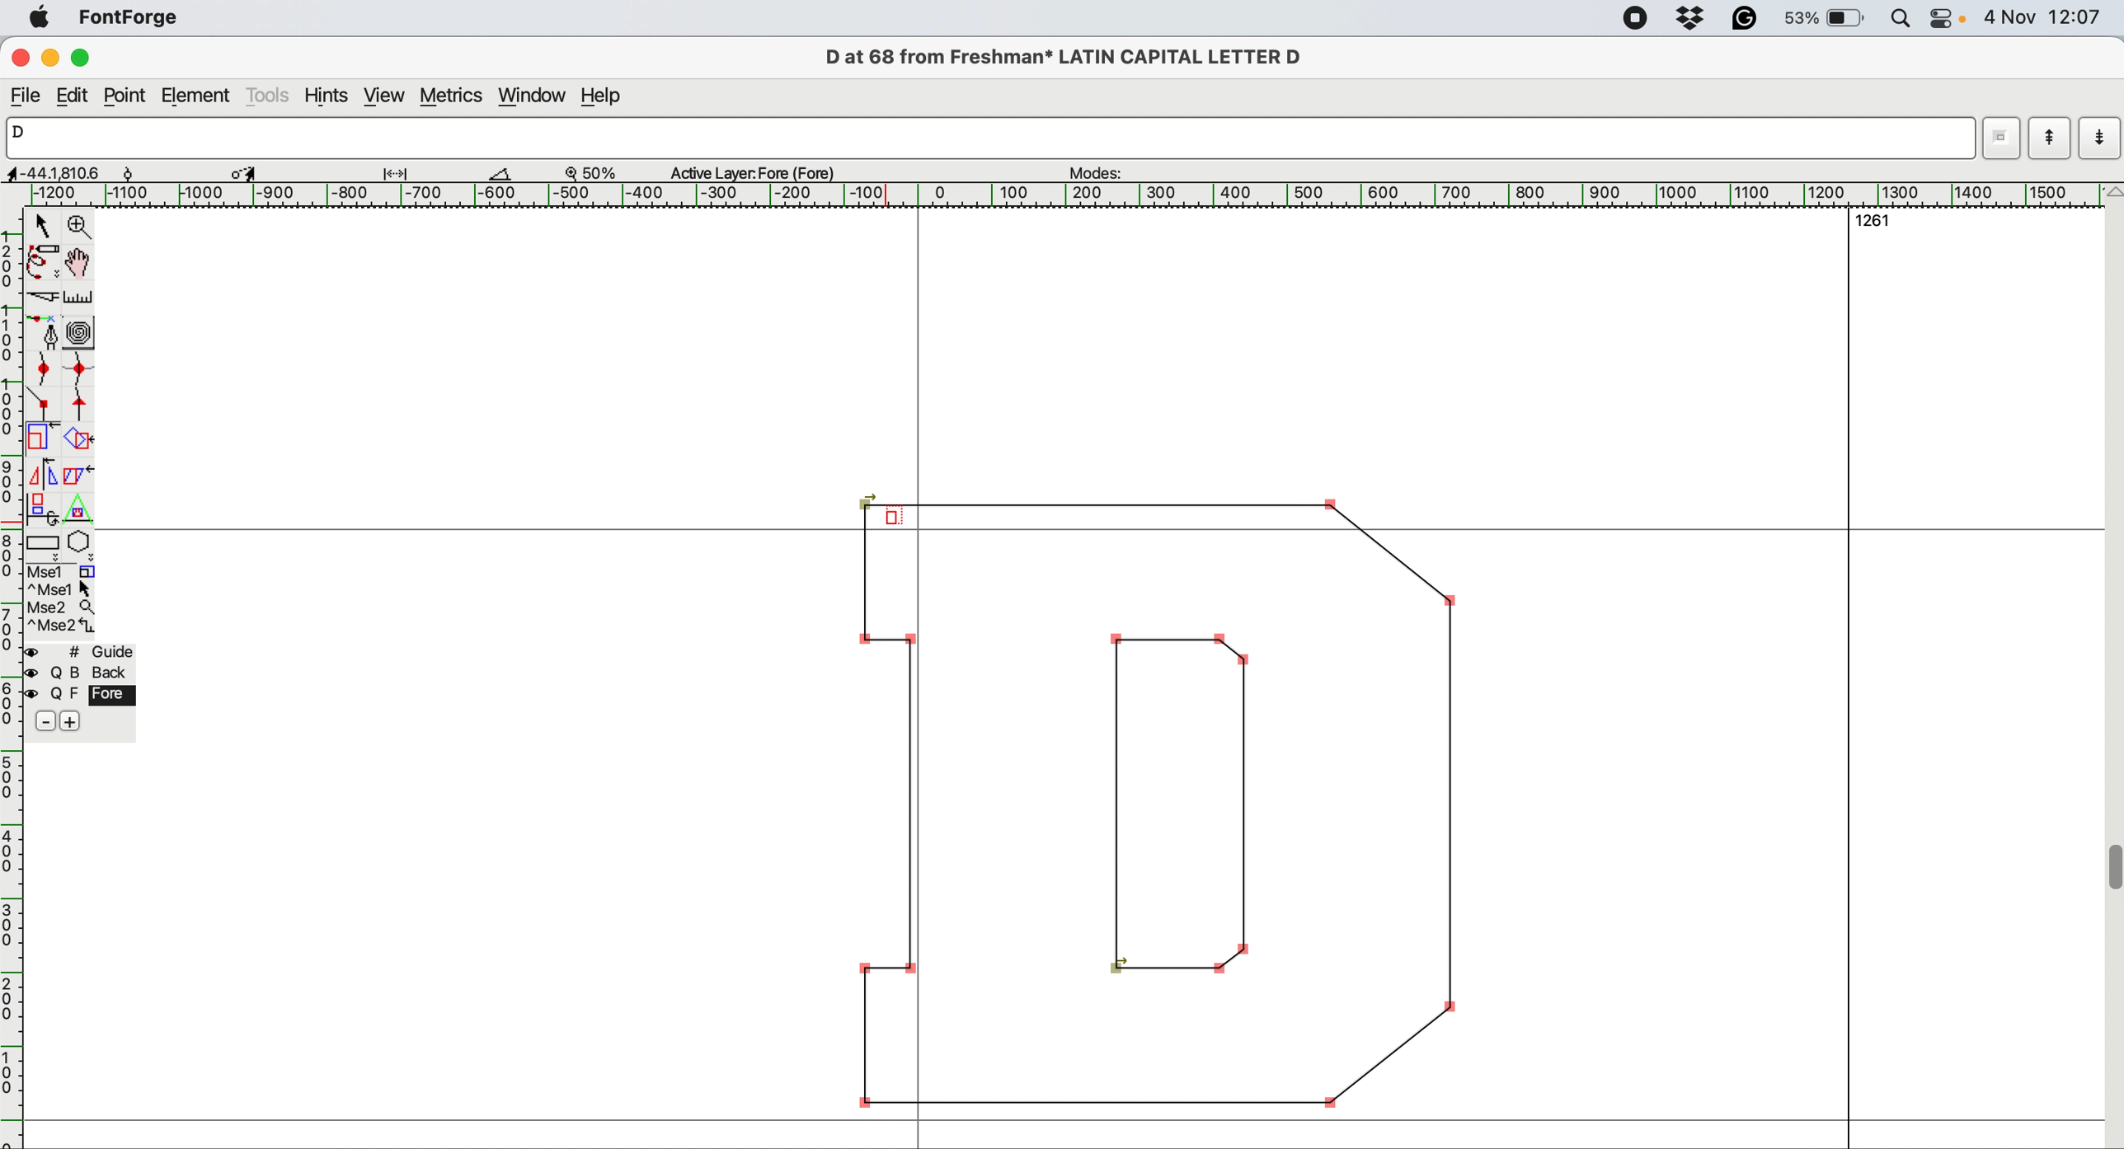 The width and height of the screenshot is (2124, 1149). I want to click on Mse2, so click(65, 607).